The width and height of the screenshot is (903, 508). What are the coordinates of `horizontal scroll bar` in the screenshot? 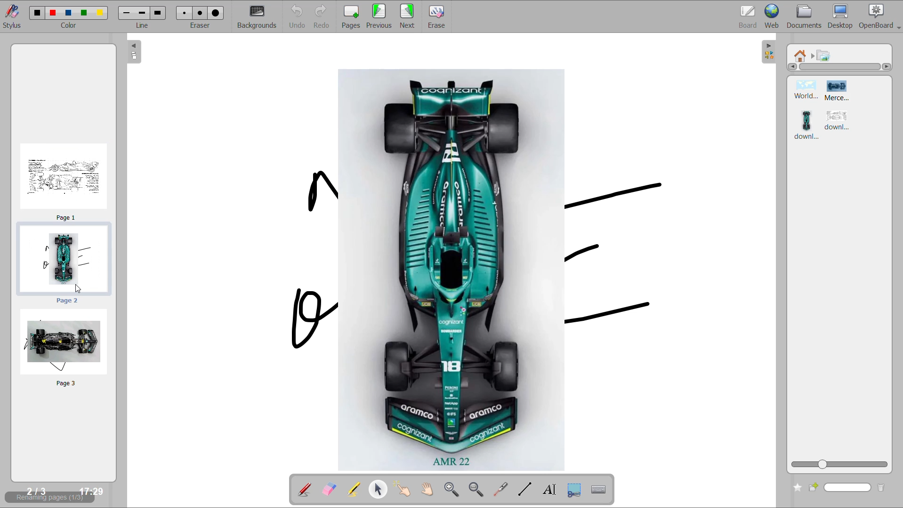 It's located at (844, 68).